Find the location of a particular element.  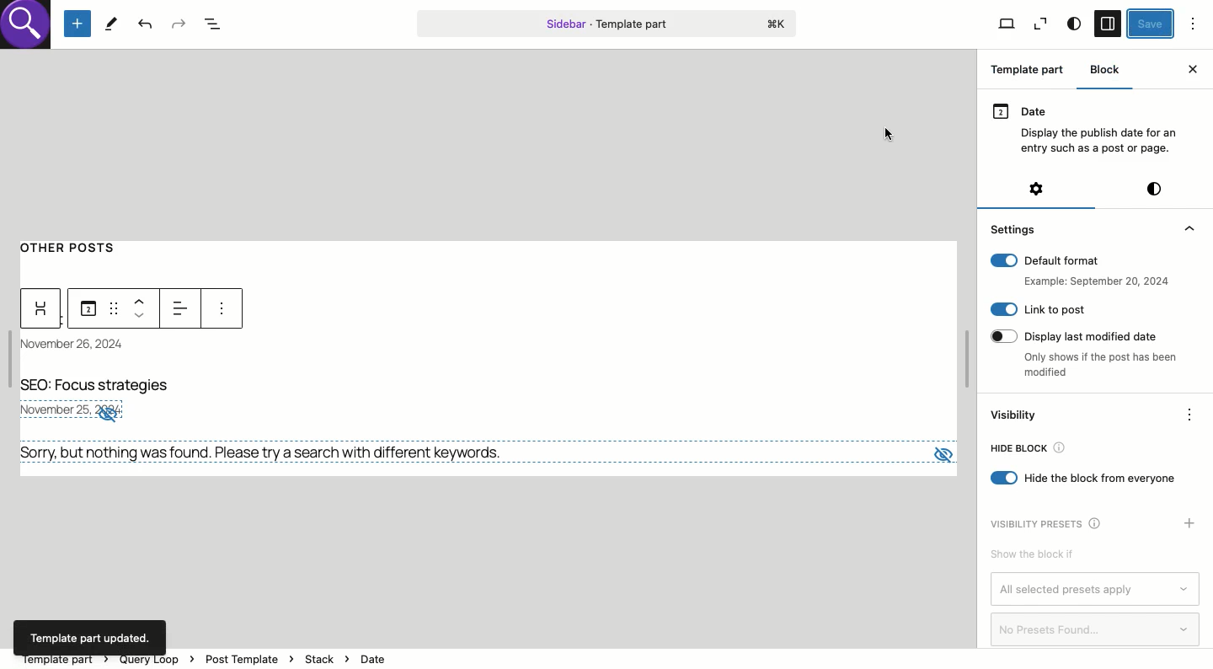

collapse is located at coordinates (1188, 228).